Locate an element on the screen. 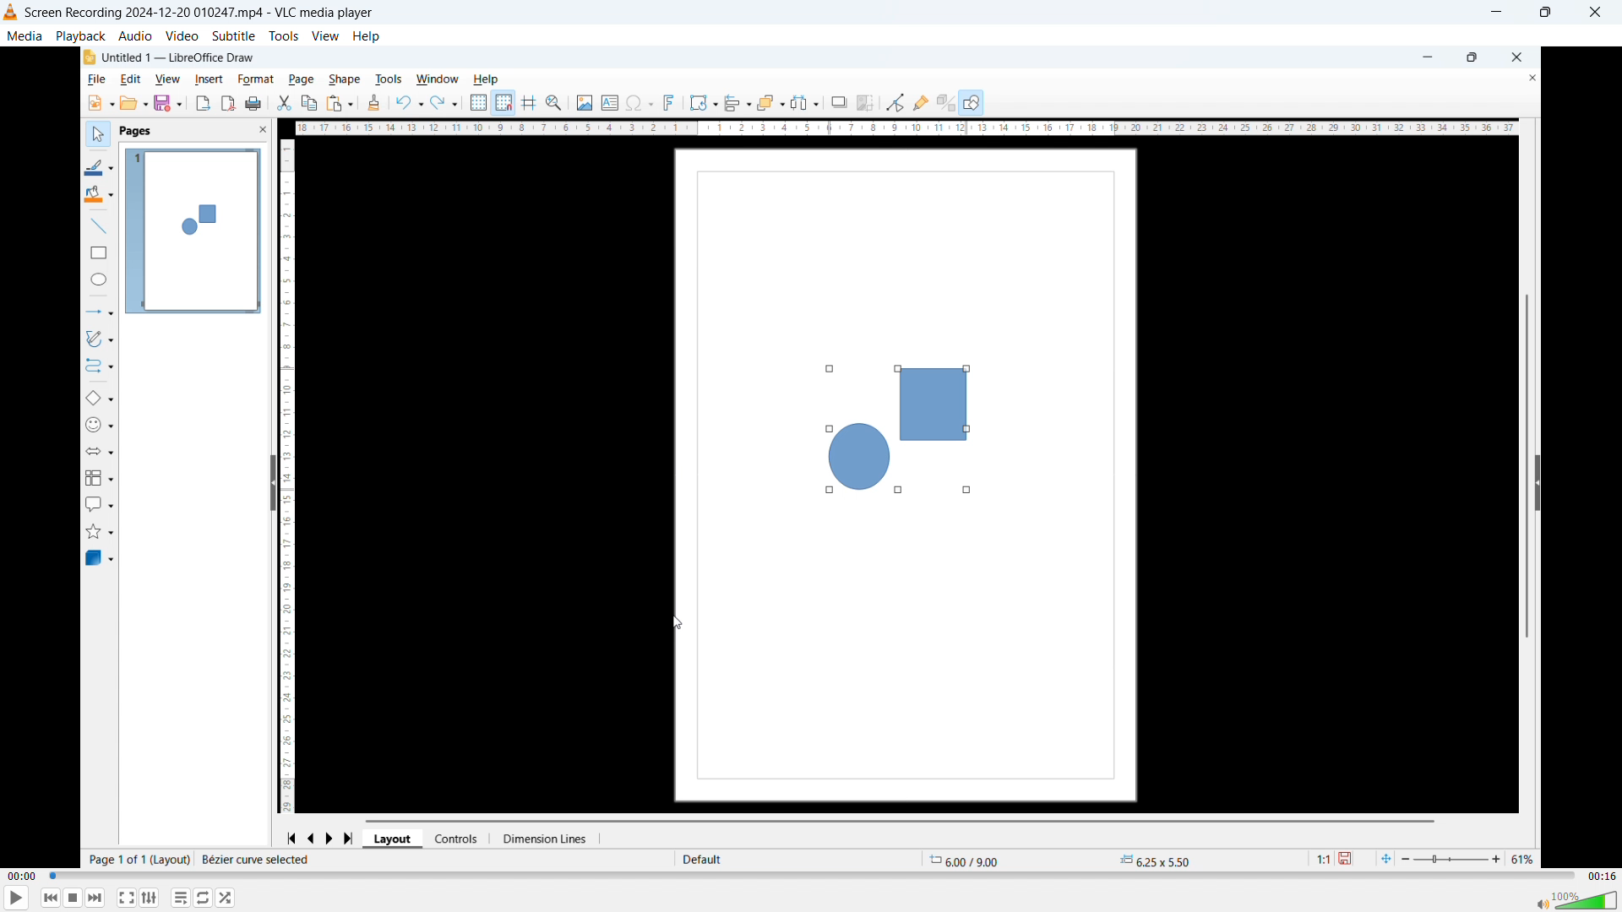 This screenshot has height=912, width=1622. View  is located at coordinates (325, 35).